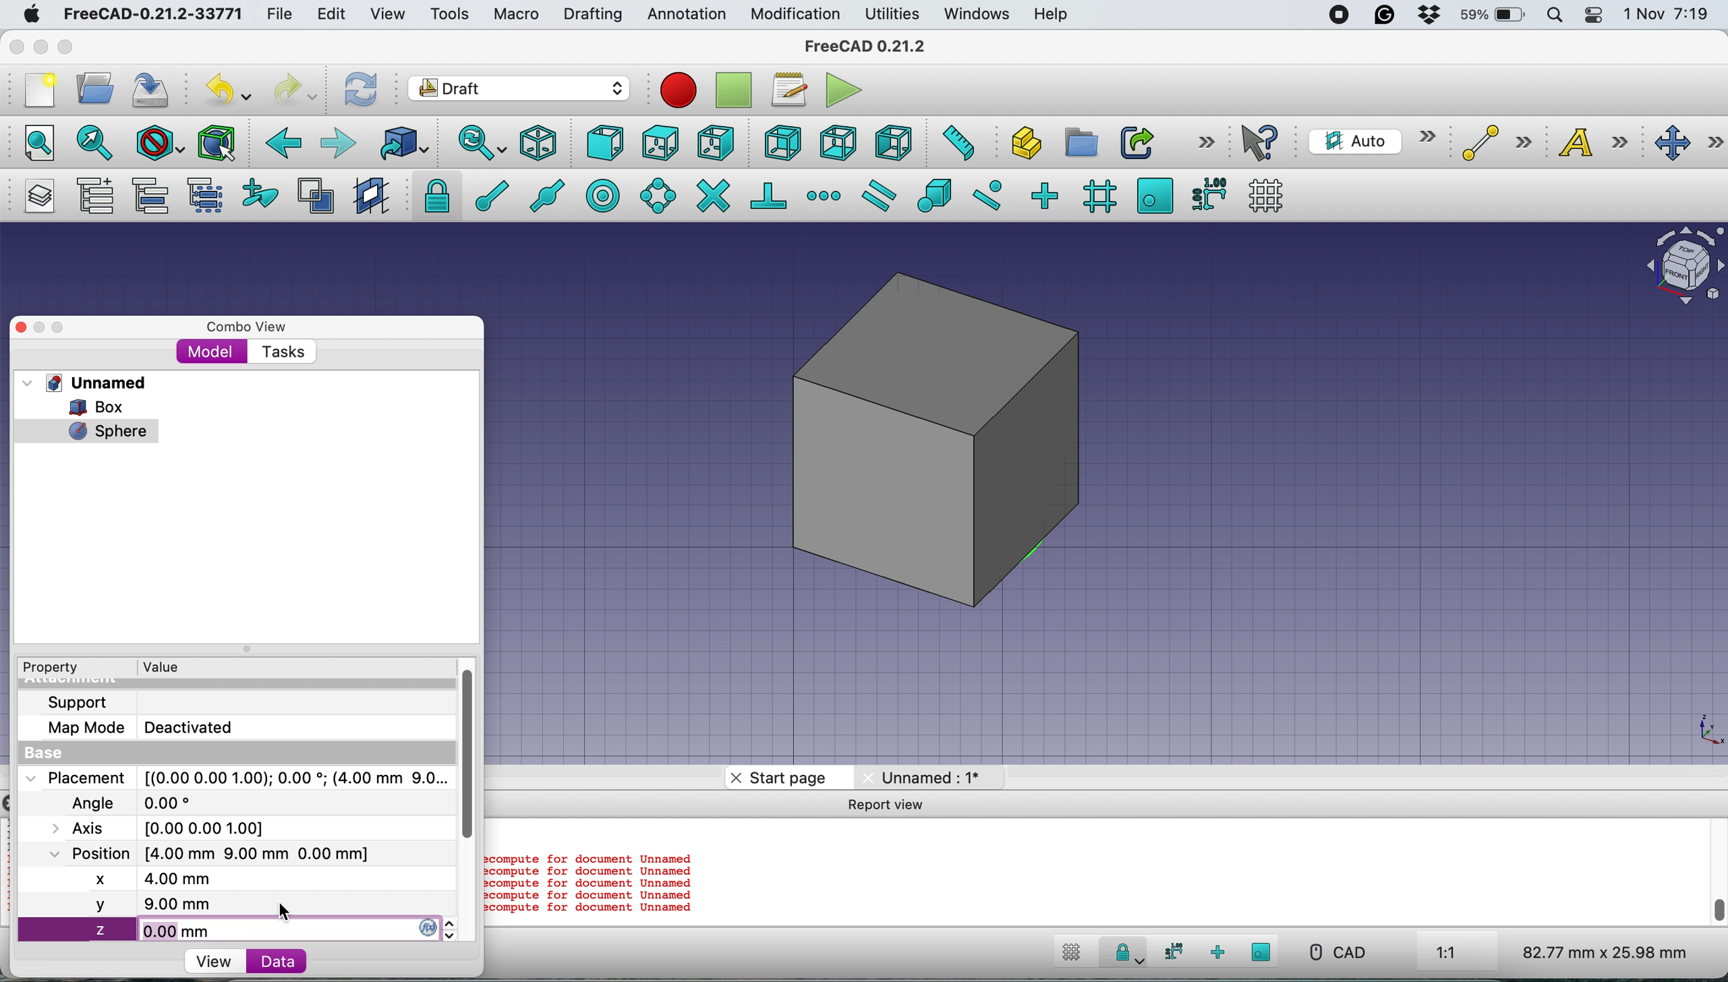 Image resolution: width=1728 pixels, height=982 pixels. Describe the element at coordinates (61, 668) in the screenshot. I see `property` at that location.